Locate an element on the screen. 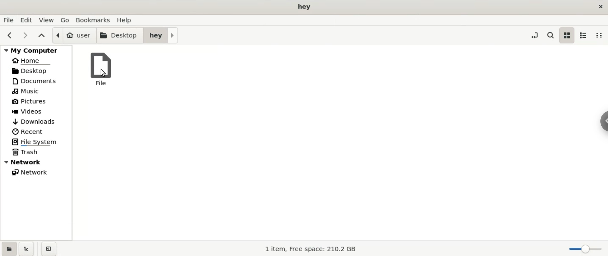  previous is located at coordinates (9, 34).